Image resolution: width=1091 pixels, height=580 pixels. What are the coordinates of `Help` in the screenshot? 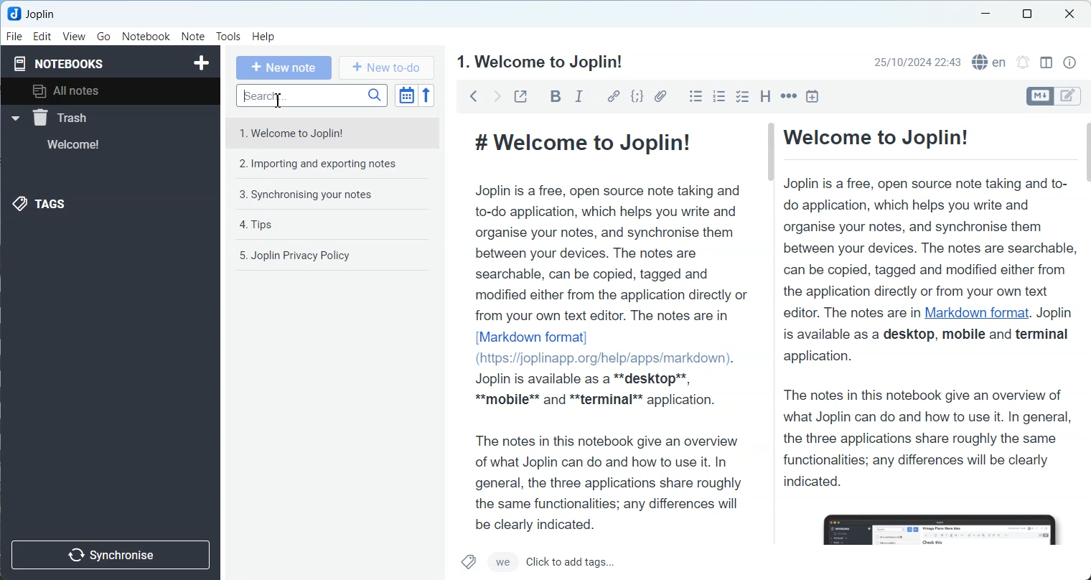 It's located at (263, 37).